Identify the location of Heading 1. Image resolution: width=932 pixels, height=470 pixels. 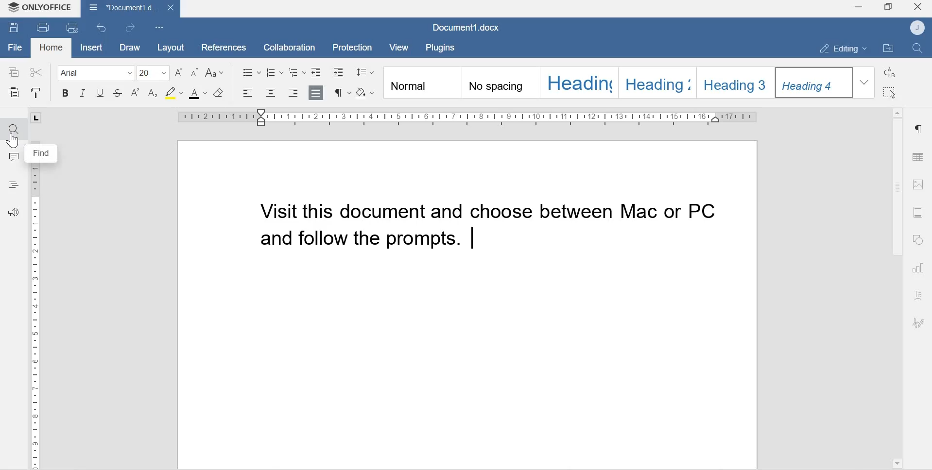
(579, 82).